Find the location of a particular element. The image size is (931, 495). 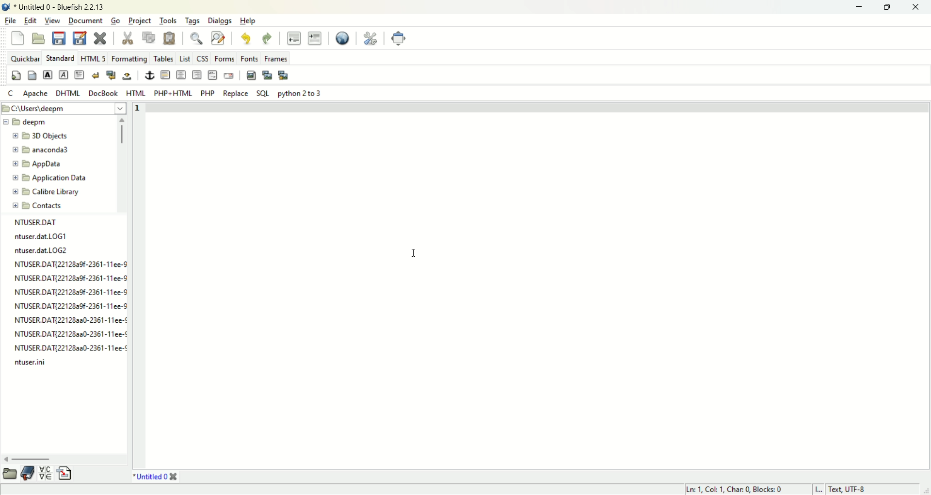

SQL is located at coordinates (263, 93).